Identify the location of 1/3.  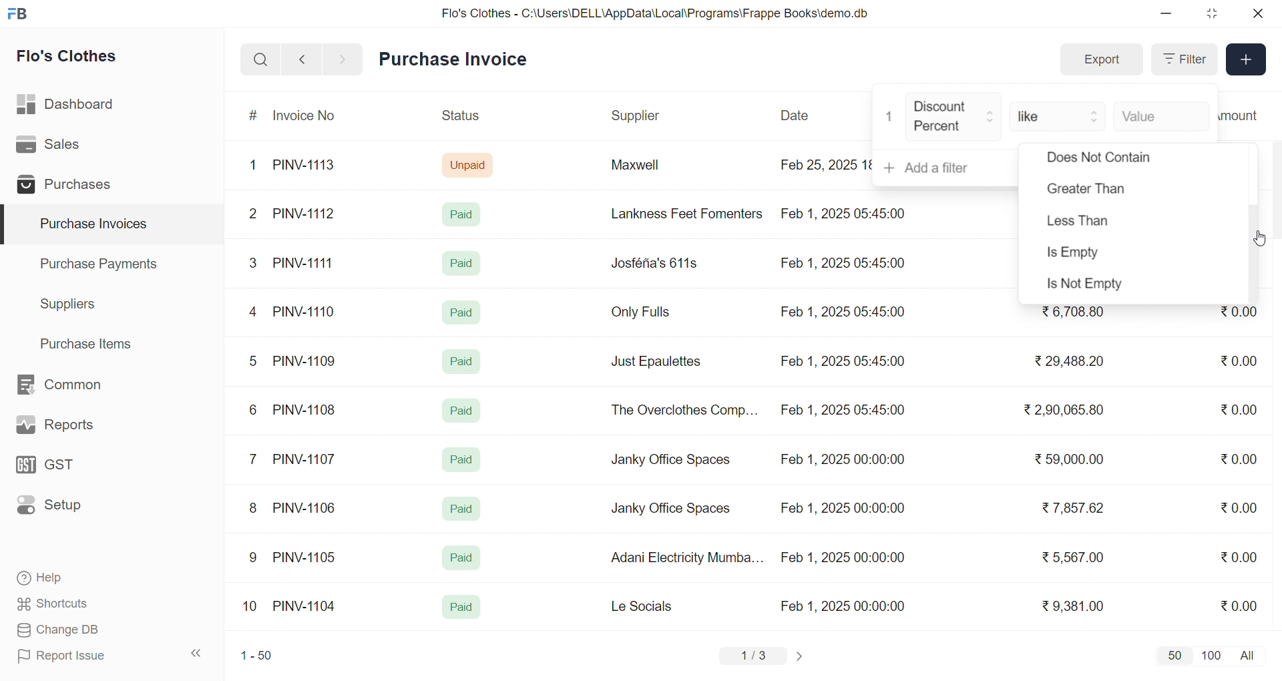
(754, 657).